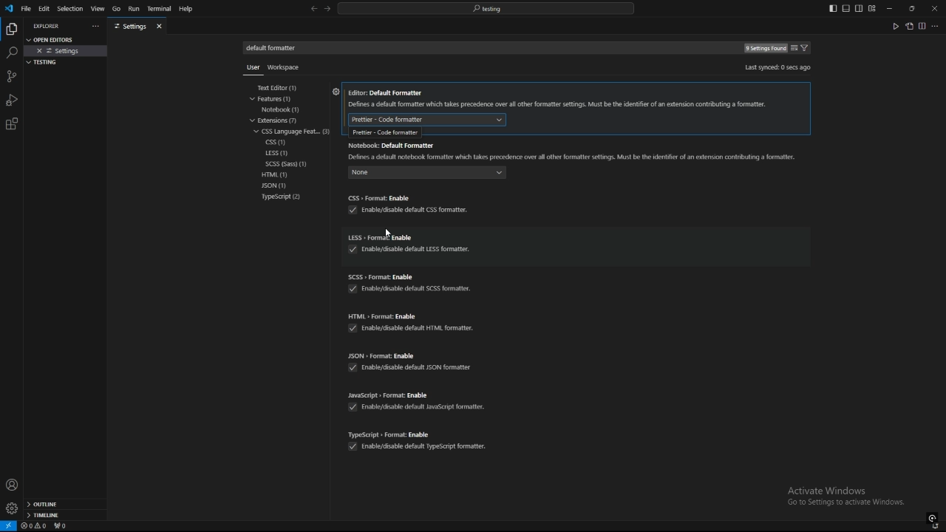 The height and width of the screenshot is (532, 946). What do you see at coordinates (26, 8) in the screenshot?
I see `file` at bounding box center [26, 8].